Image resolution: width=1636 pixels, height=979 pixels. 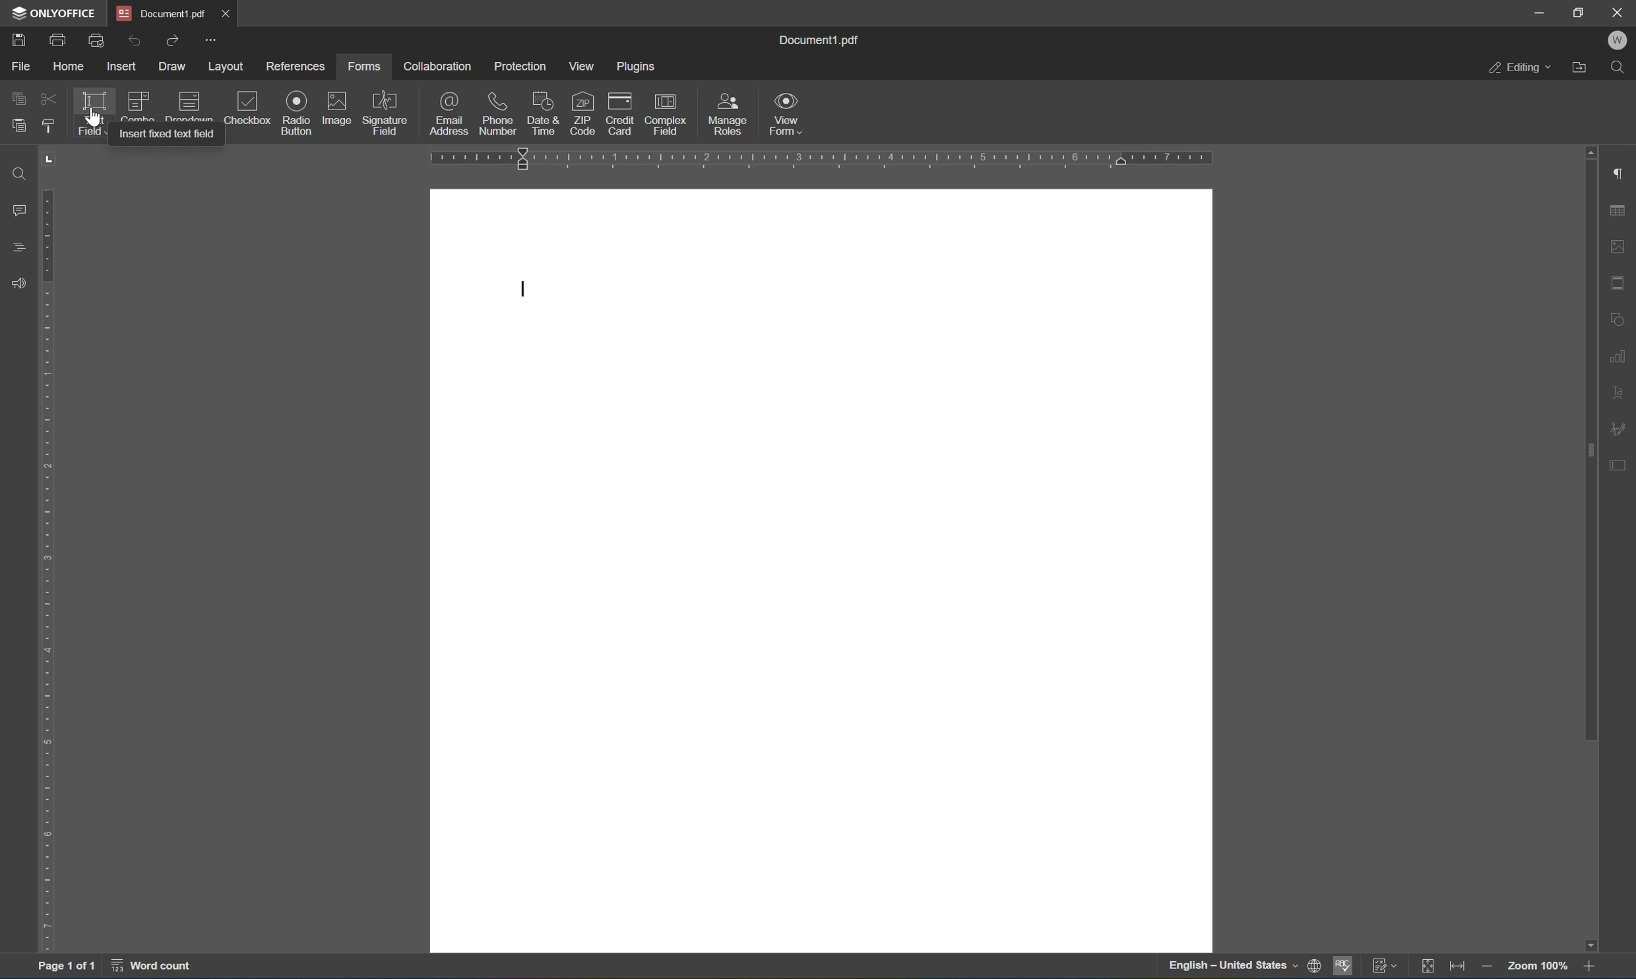 I want to click on checkbox, so click(x=246, y=110).